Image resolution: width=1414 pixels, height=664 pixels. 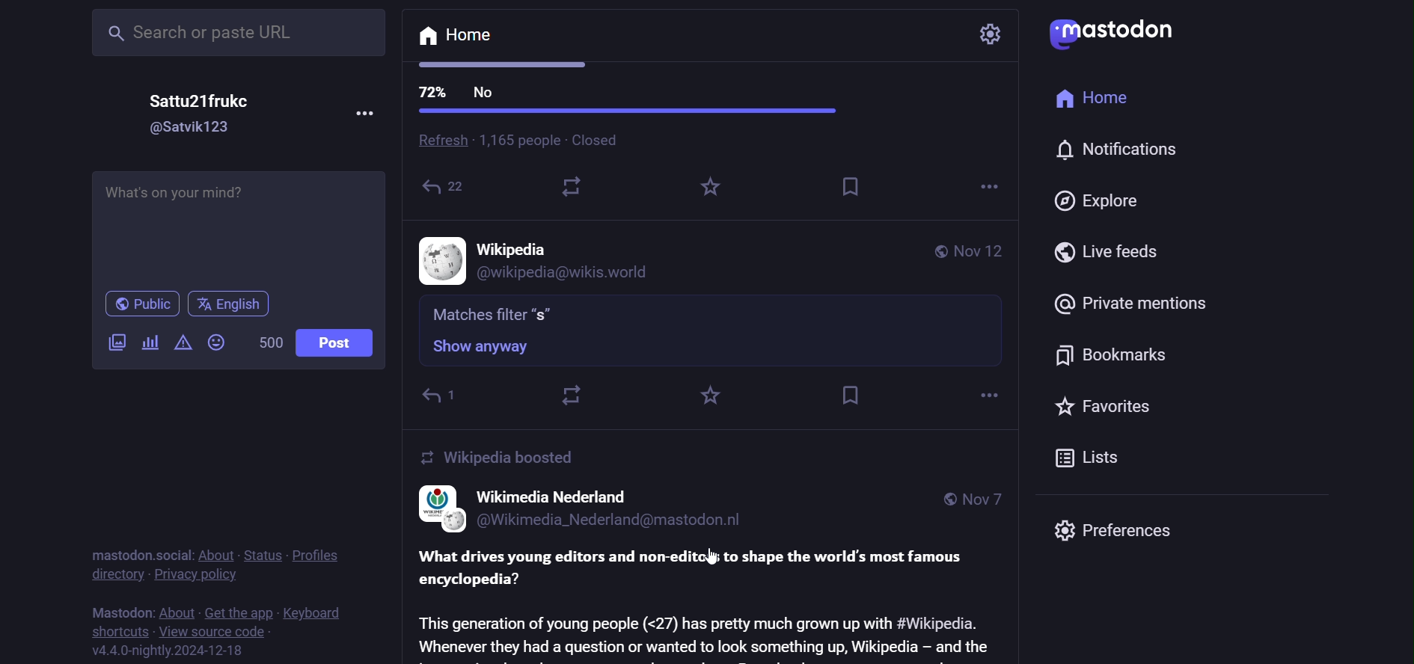 I want to click on search, so click(x=241, y=31).